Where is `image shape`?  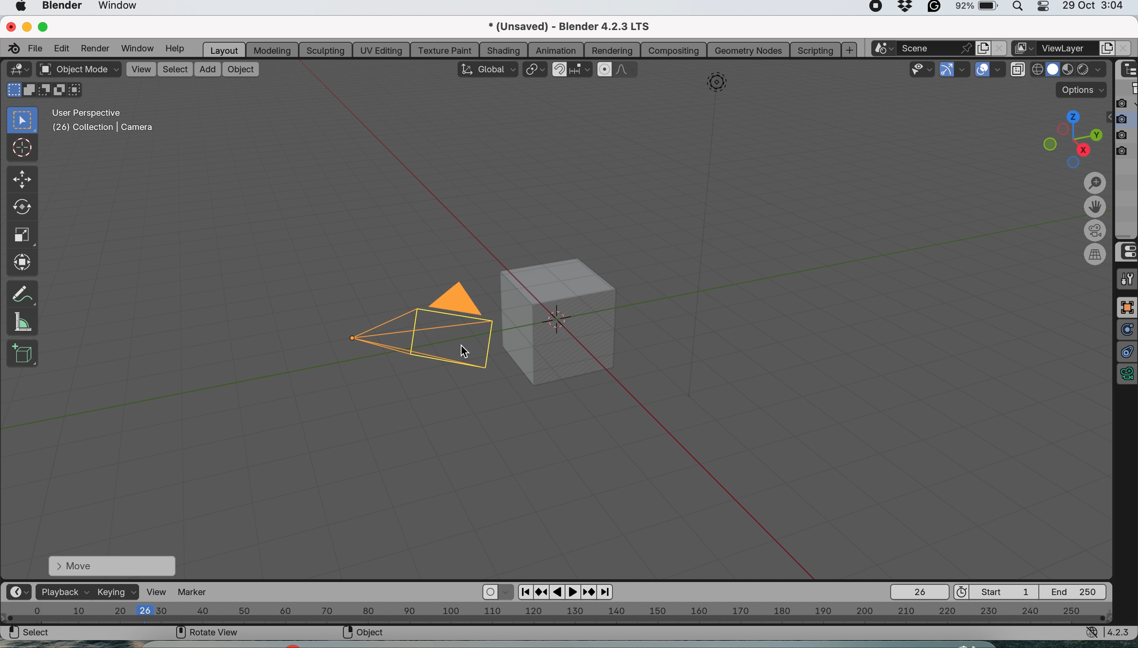 image shape is located at coordinates (717, 84).